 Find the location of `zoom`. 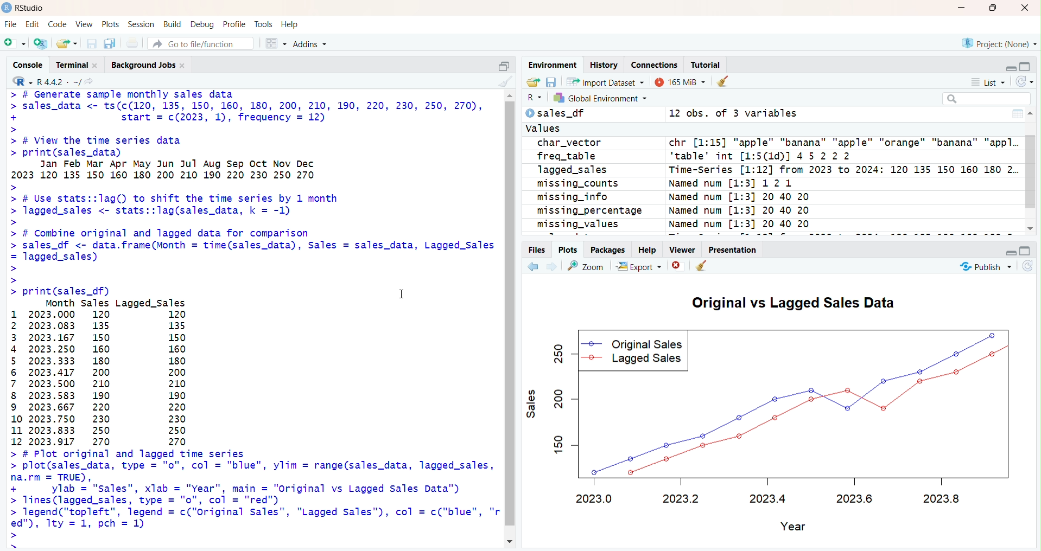

zoom is located at coordinates (586, 266).